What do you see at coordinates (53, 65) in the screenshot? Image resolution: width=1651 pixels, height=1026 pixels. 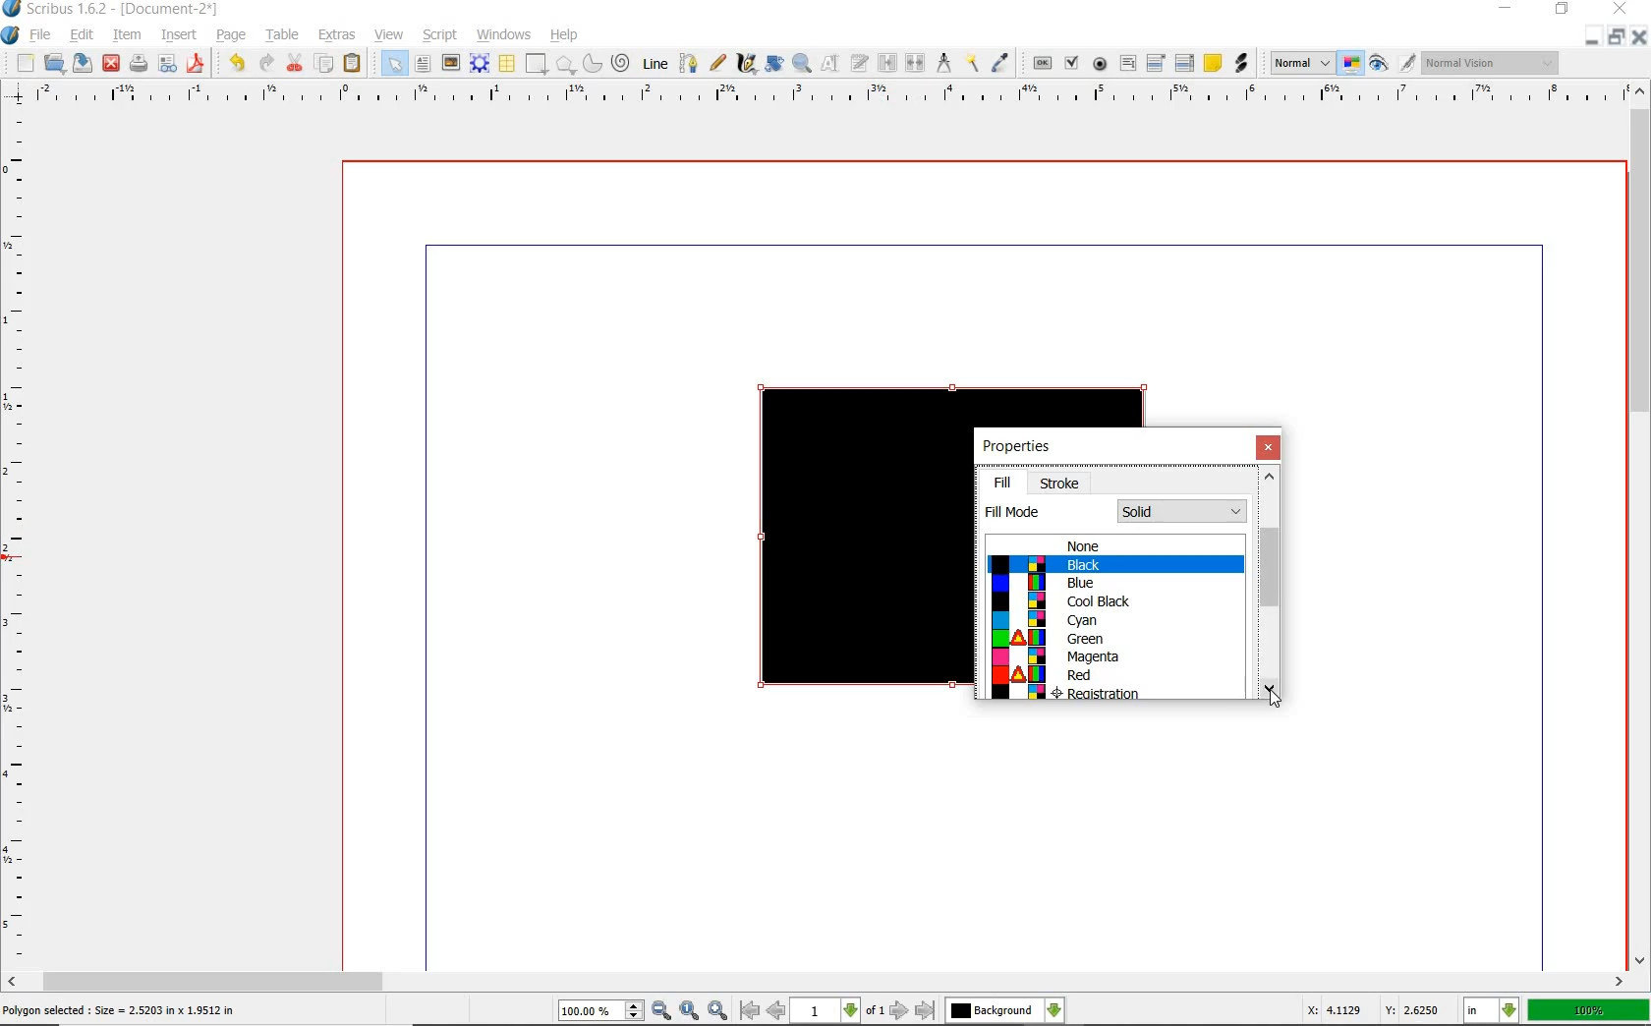 I see `open` at bounding box center [53, 65].